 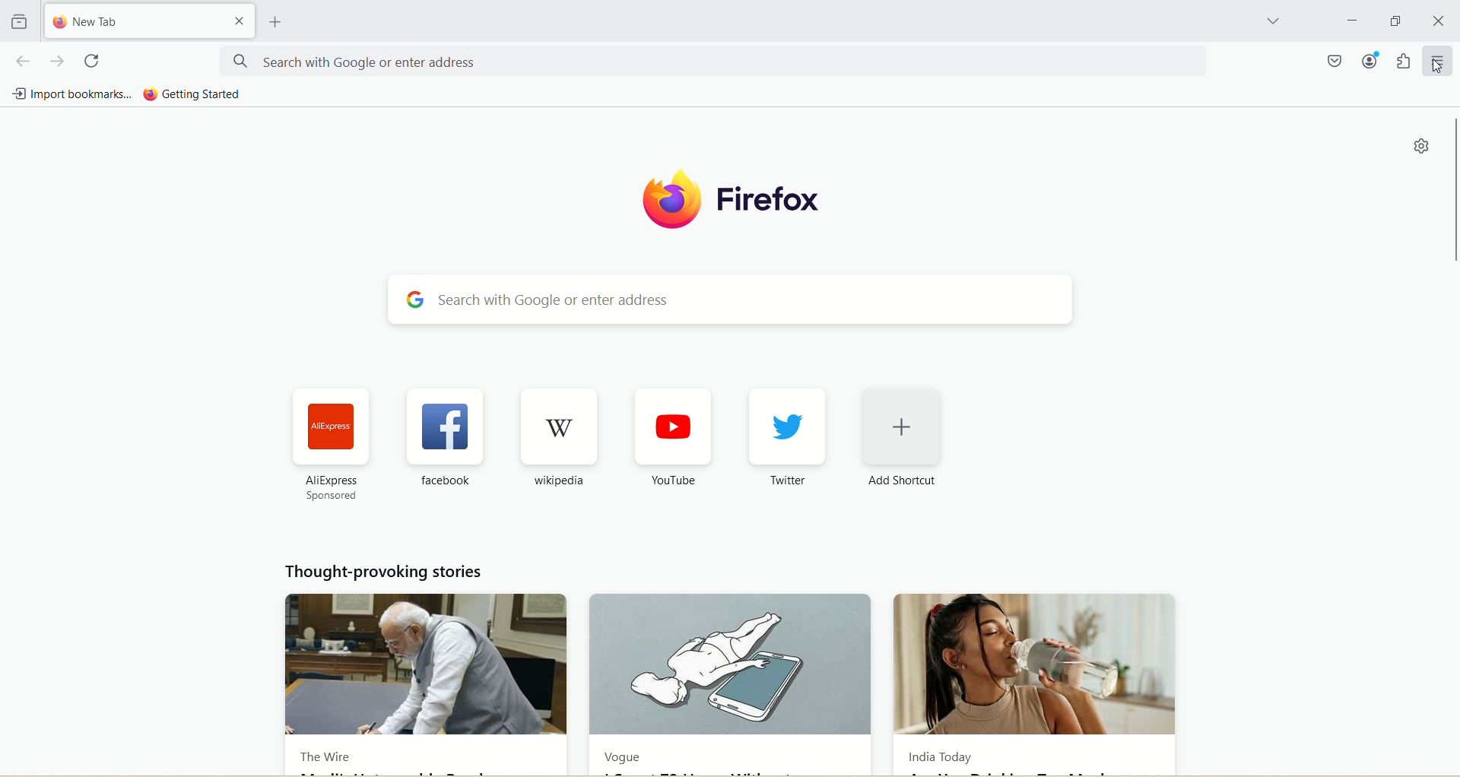 I want to click on new tab, so click(x=130, y=21).